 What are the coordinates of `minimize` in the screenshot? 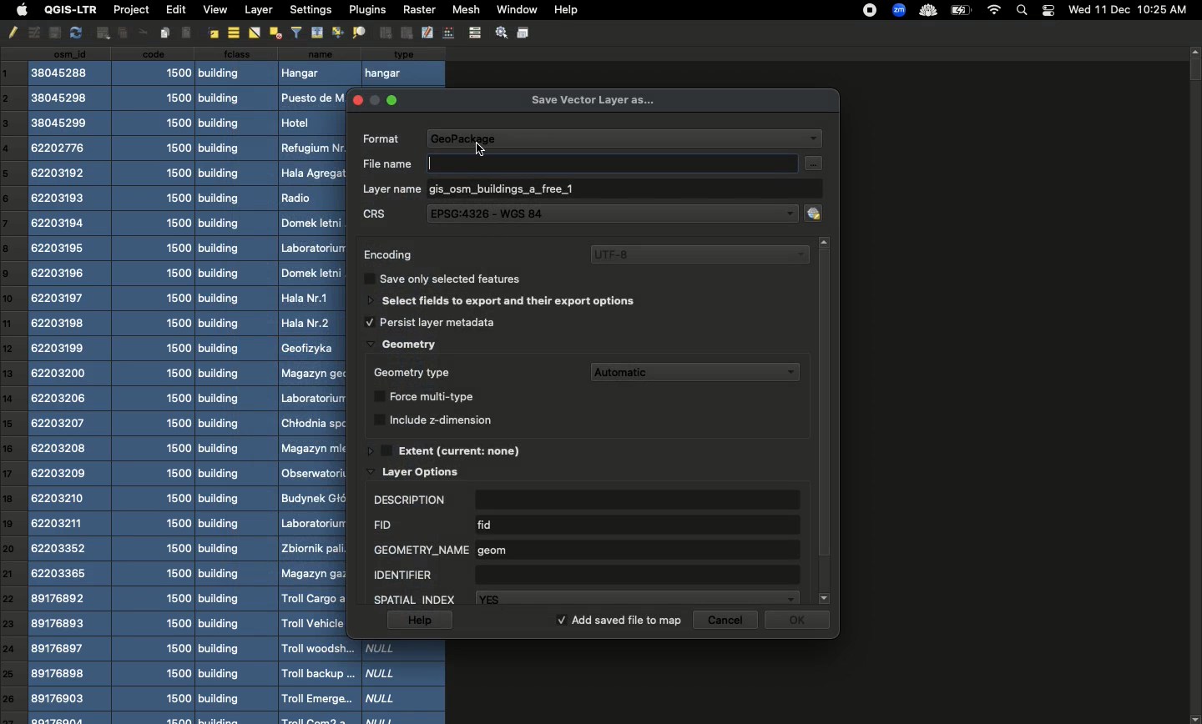 It's located at (376, 107).